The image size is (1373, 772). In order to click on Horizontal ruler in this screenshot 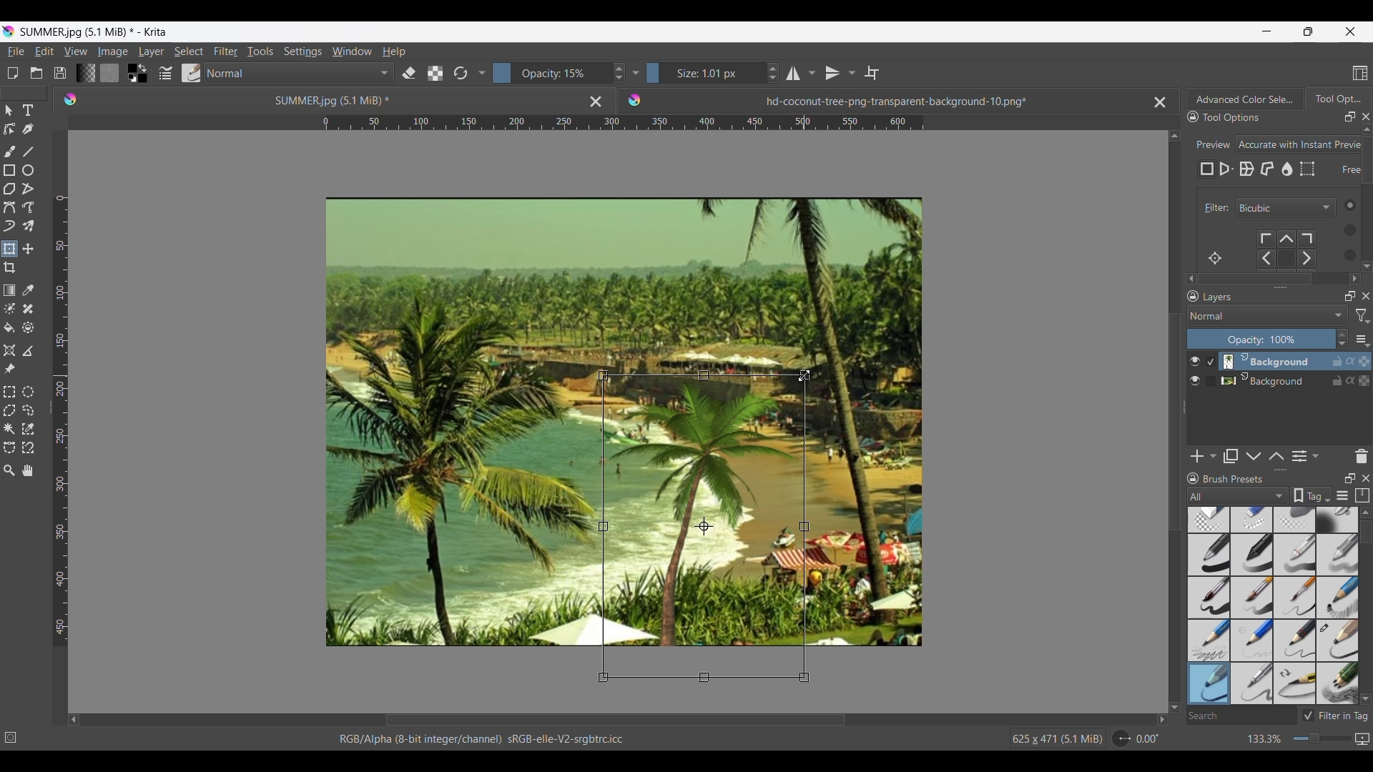, I will do `click(623, 124)`.